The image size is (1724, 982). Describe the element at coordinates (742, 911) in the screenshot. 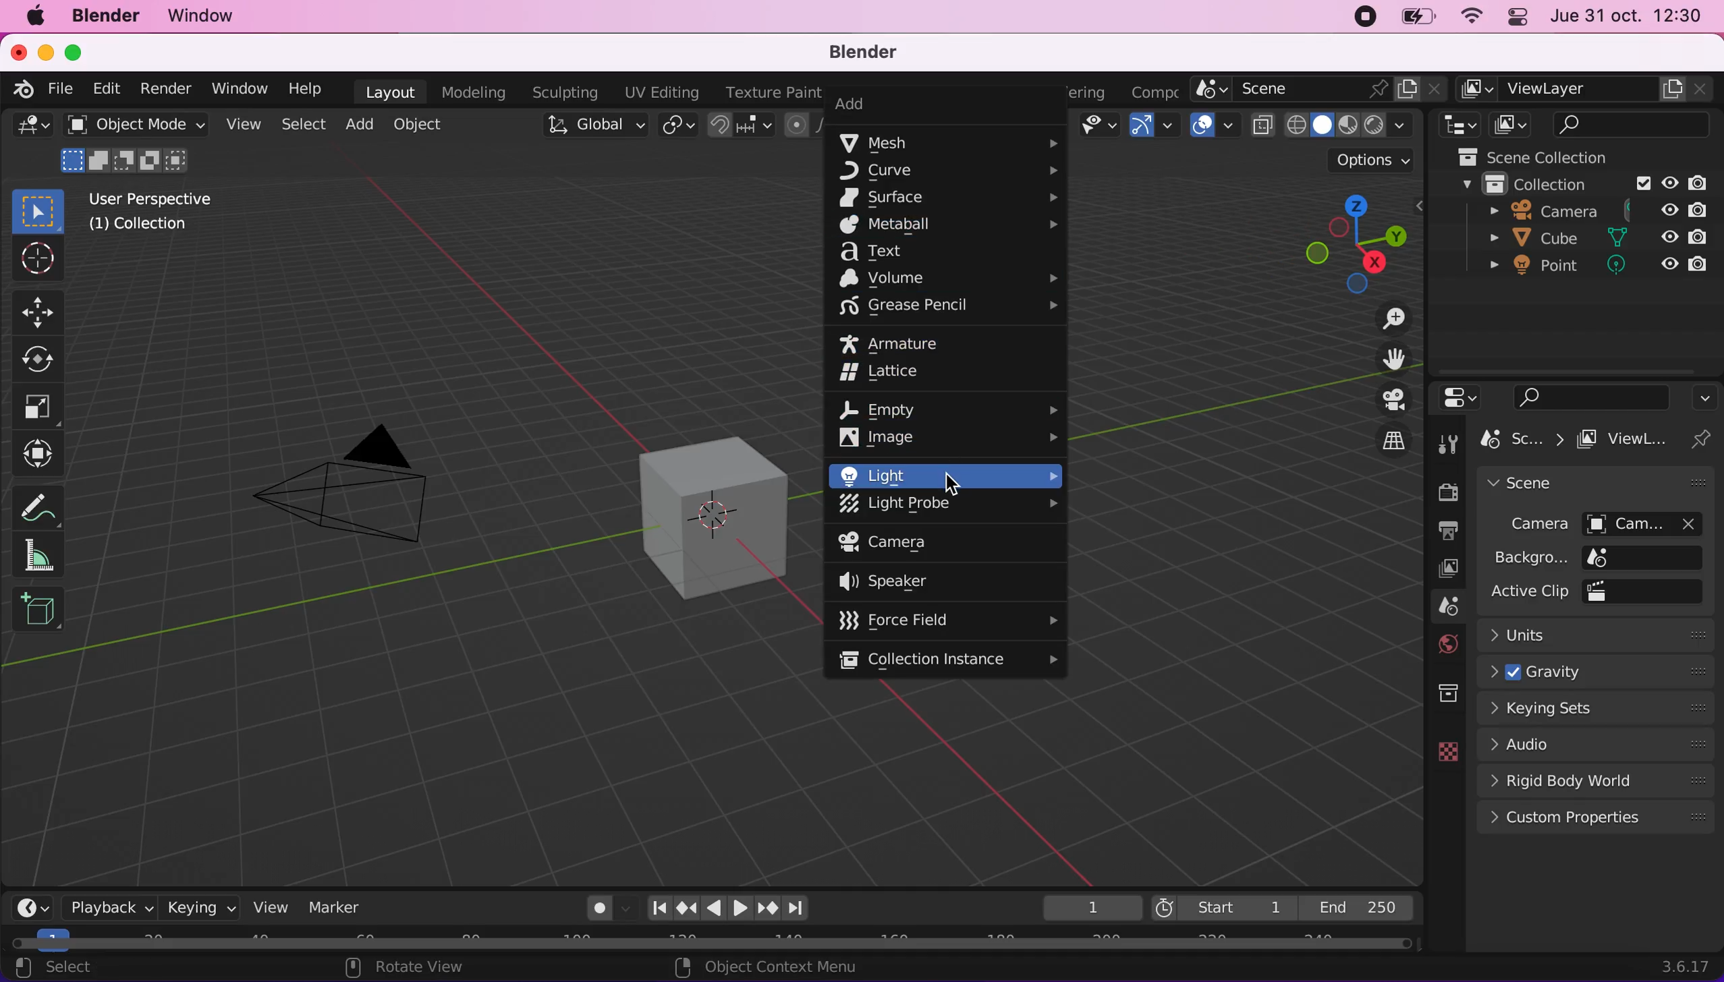

I see `Play animation` at that location.